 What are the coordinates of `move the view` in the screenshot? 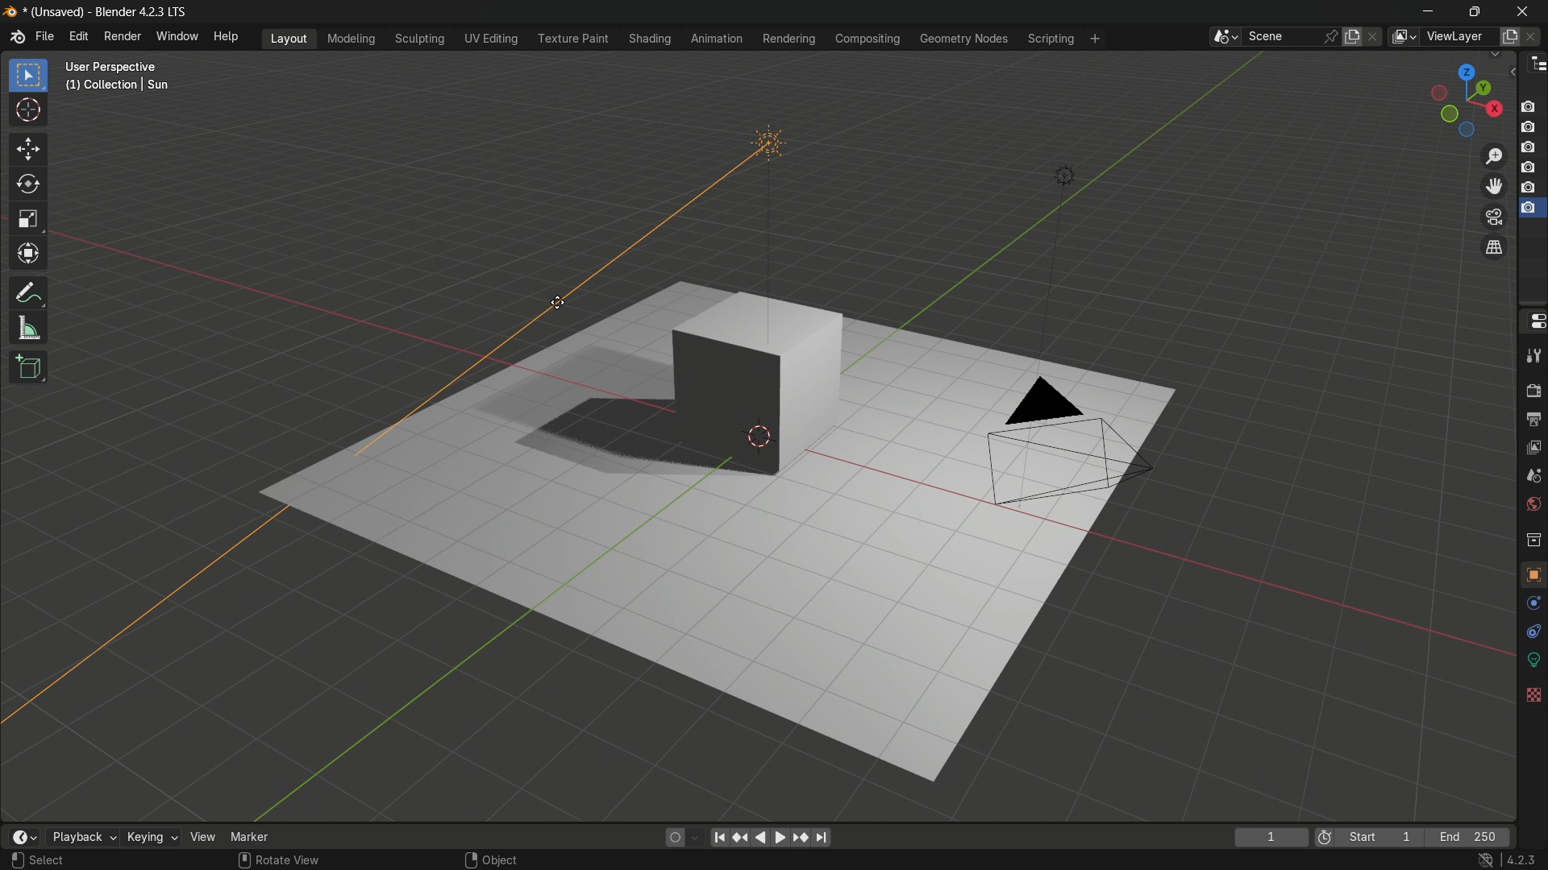 It's located at (1494, 185).